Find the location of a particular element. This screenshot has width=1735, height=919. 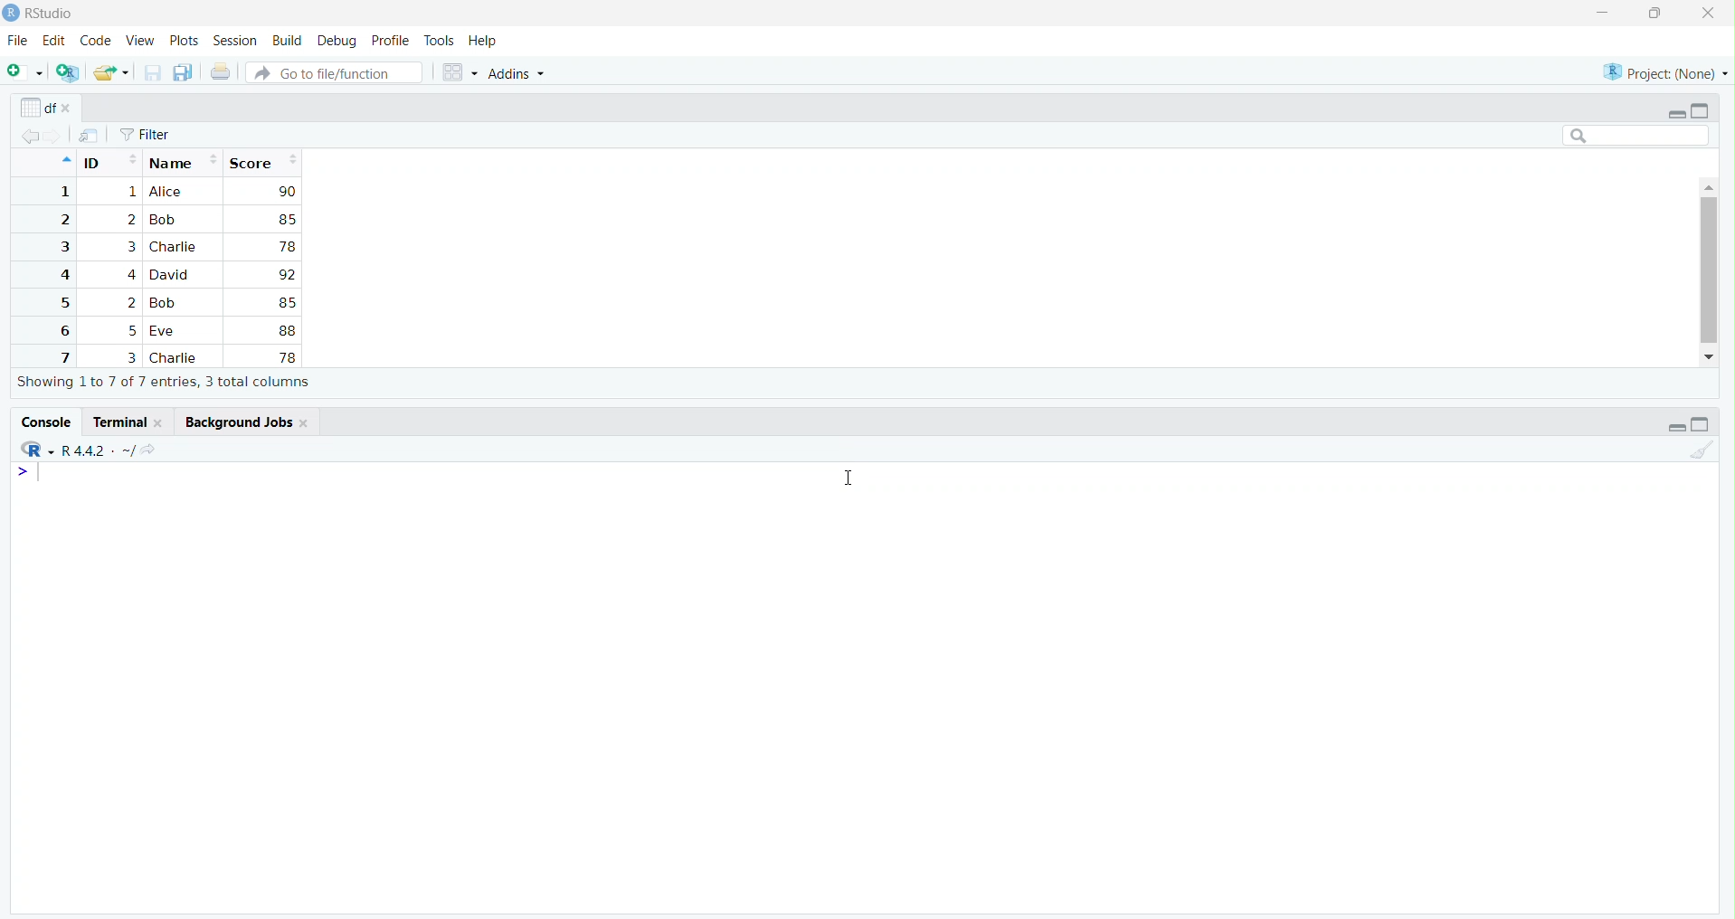

Debug is located at coordinates (338, 41).